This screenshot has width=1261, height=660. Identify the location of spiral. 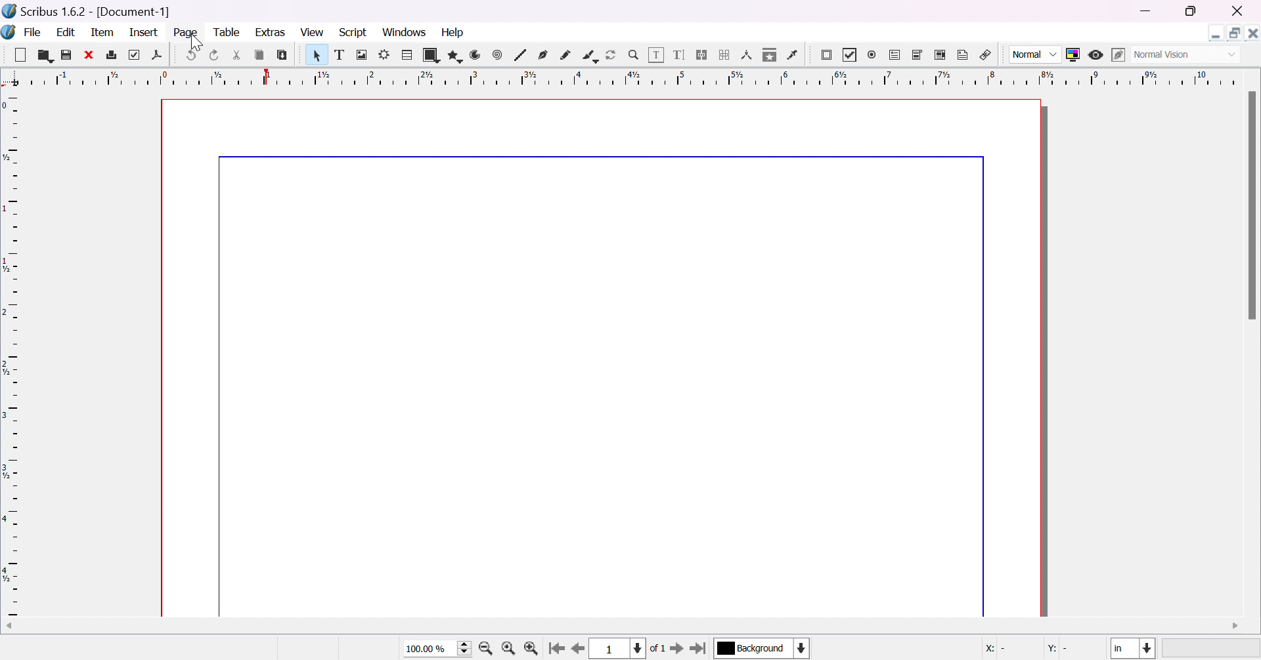
(497, 54).